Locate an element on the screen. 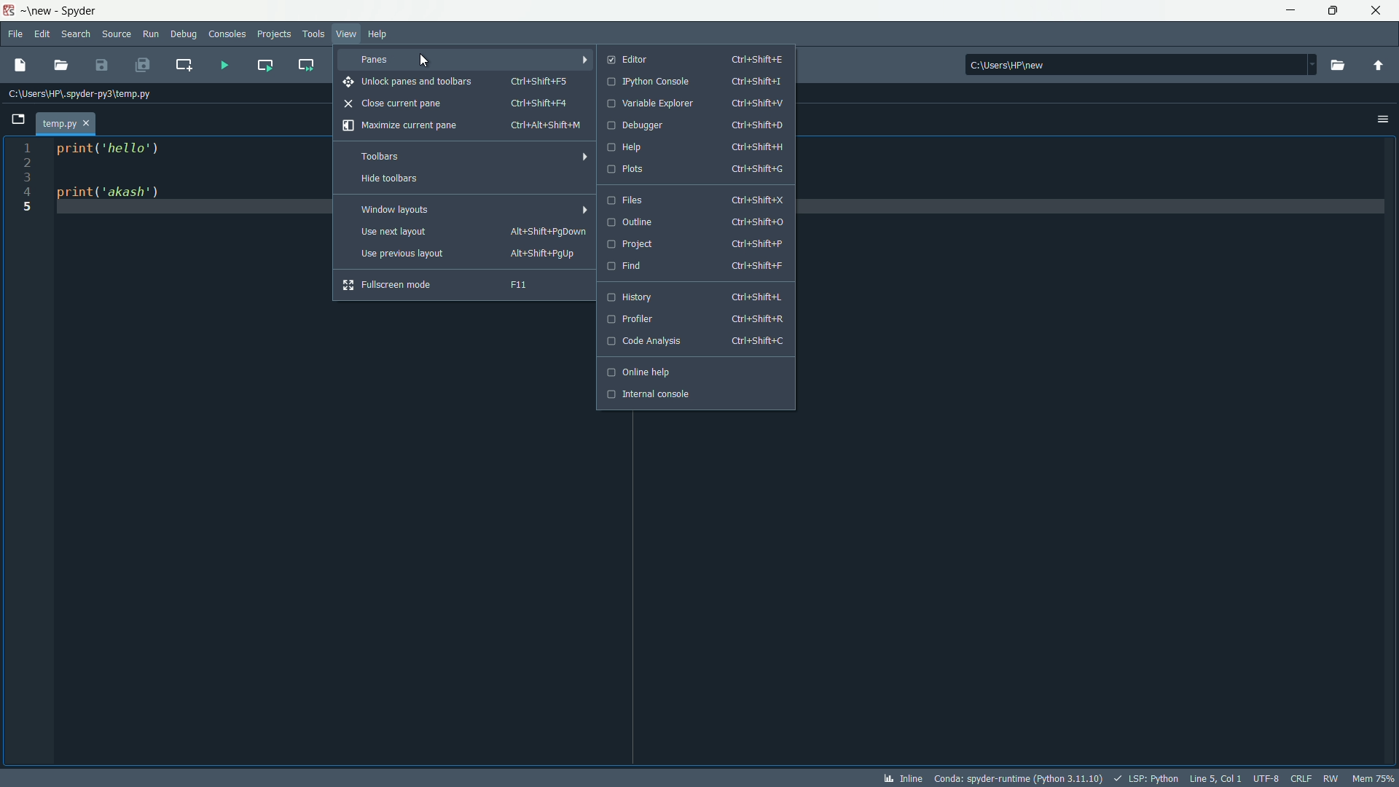 This screenshot has width=1399, height=787. panes is located at coordinates (466, 59).